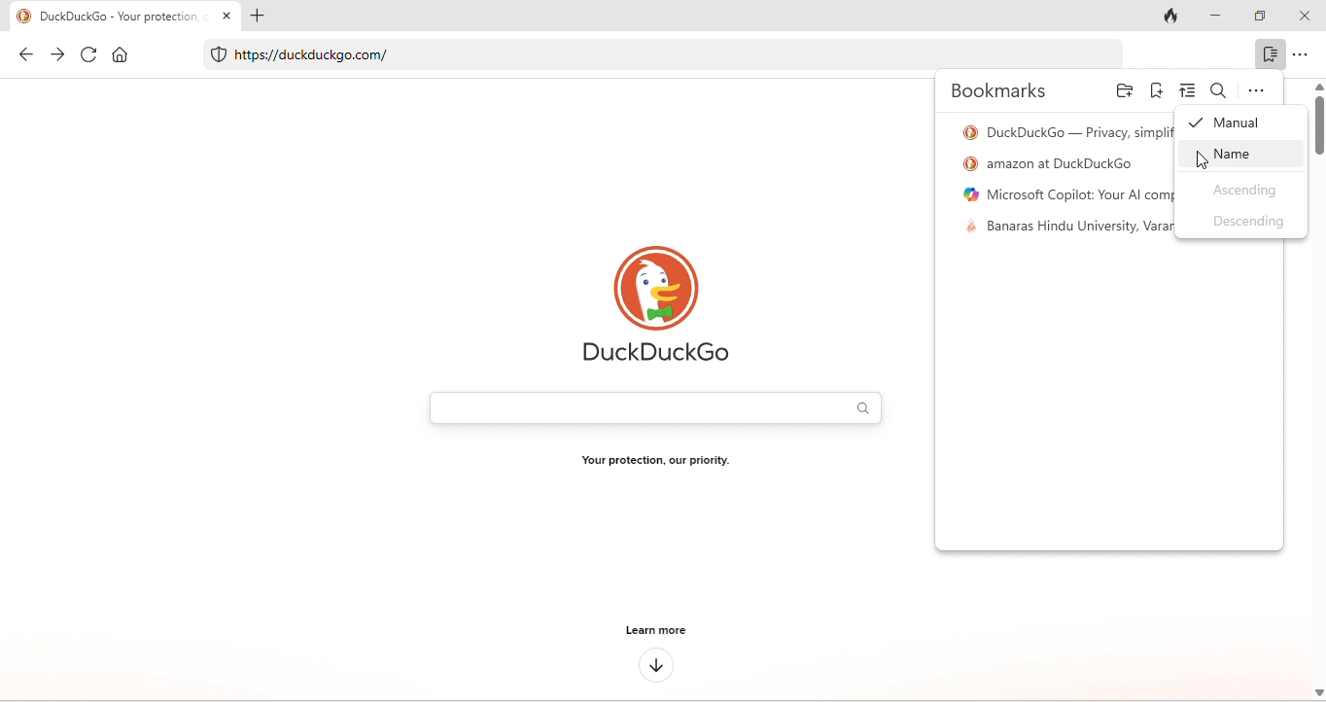 The width and height of the screenshot is (1326, 702). Describe the element at coordinates (1064, 131) in the screenshot. I see `duck duck go- privacy simplified` at that location.